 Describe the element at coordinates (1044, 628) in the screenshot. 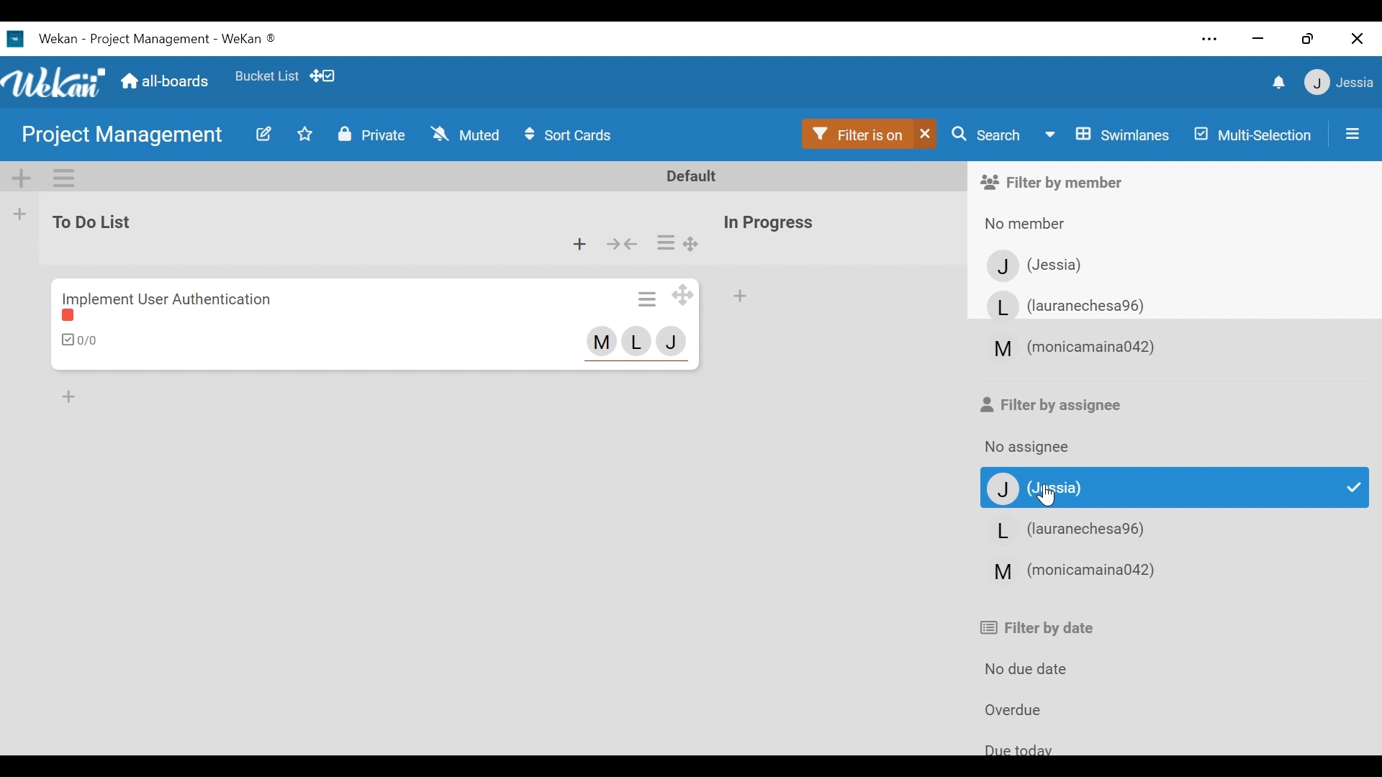

I see `Filter by date` at that location.